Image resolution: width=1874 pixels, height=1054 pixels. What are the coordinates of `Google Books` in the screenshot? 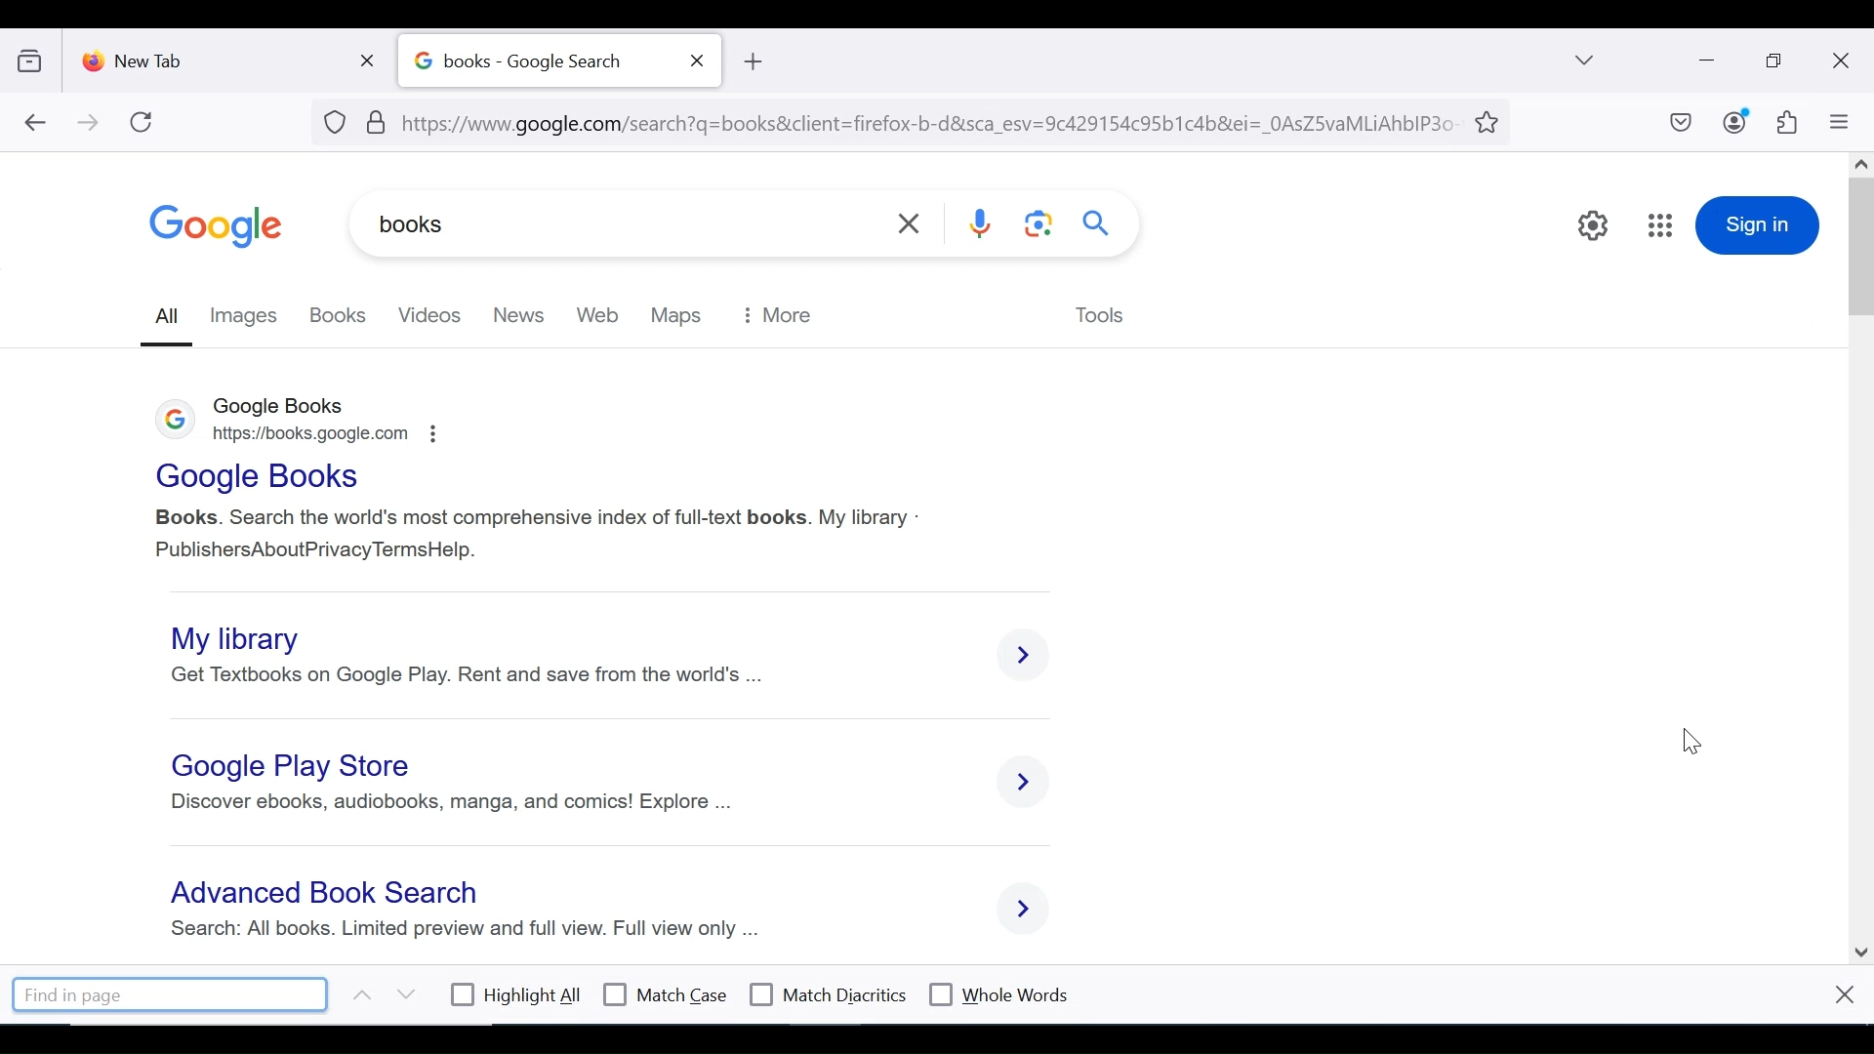 It's located at (261, 479).